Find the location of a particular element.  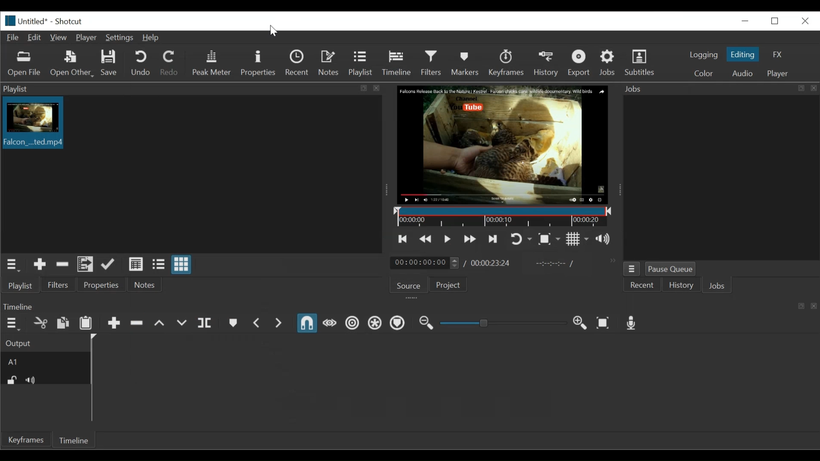

Edit is located at coordinates (35, 39).